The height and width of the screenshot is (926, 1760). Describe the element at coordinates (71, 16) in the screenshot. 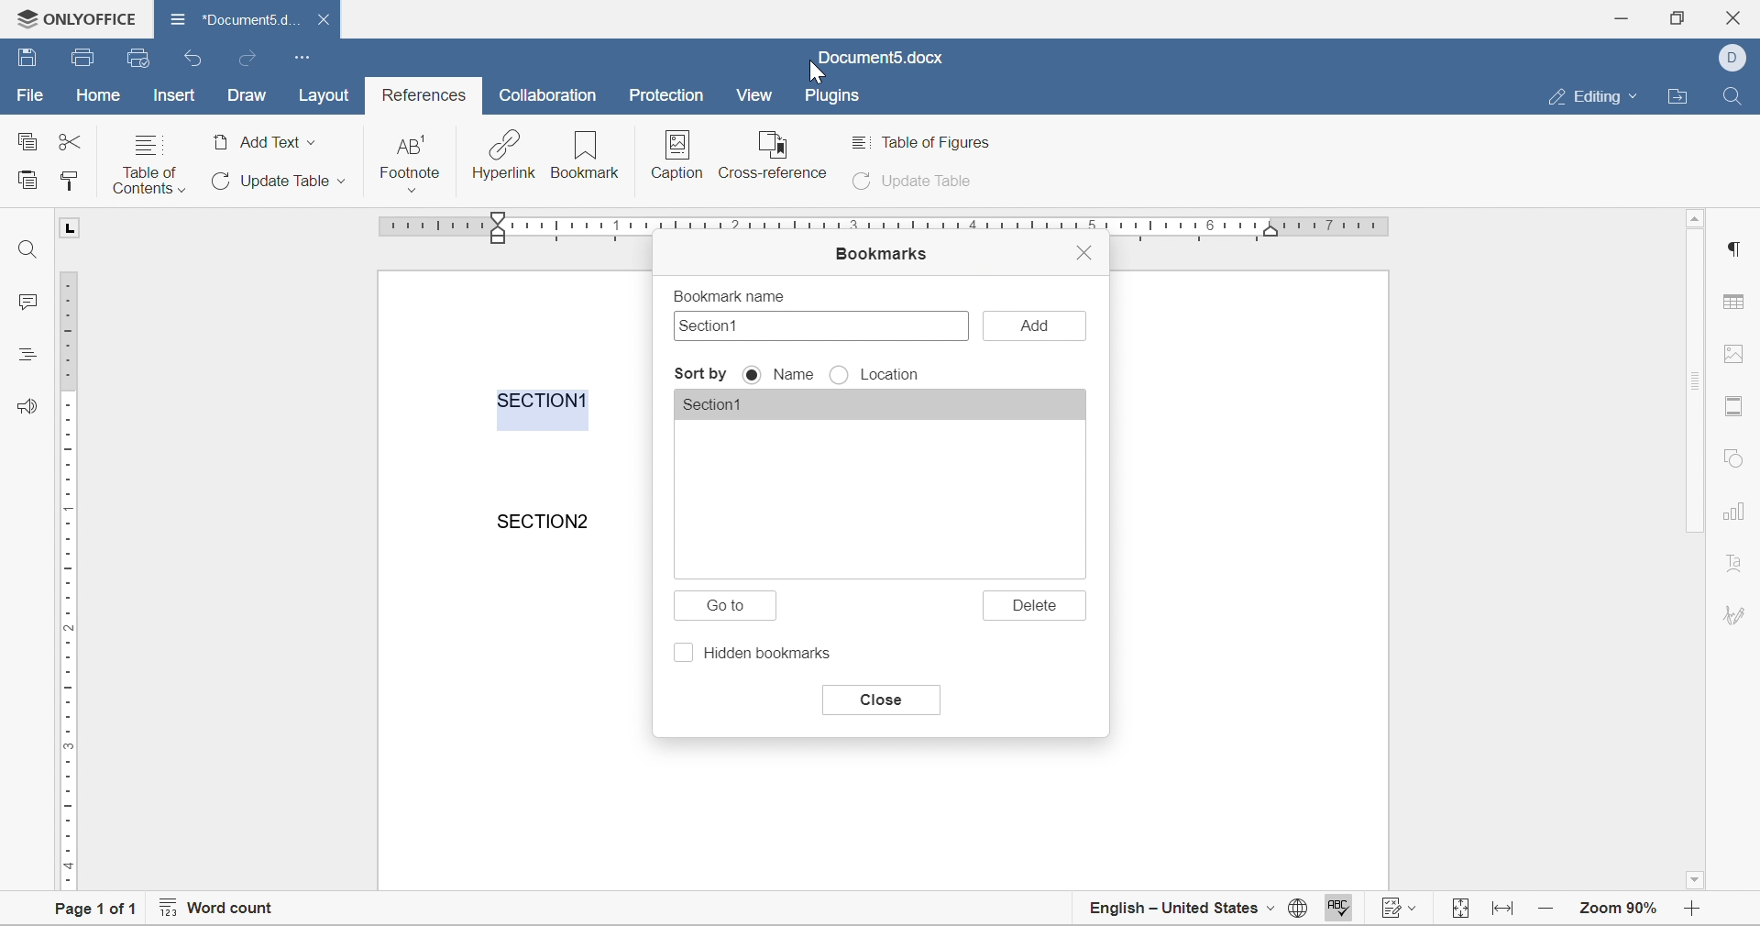

I see `ONLYOFFICE` at that location.